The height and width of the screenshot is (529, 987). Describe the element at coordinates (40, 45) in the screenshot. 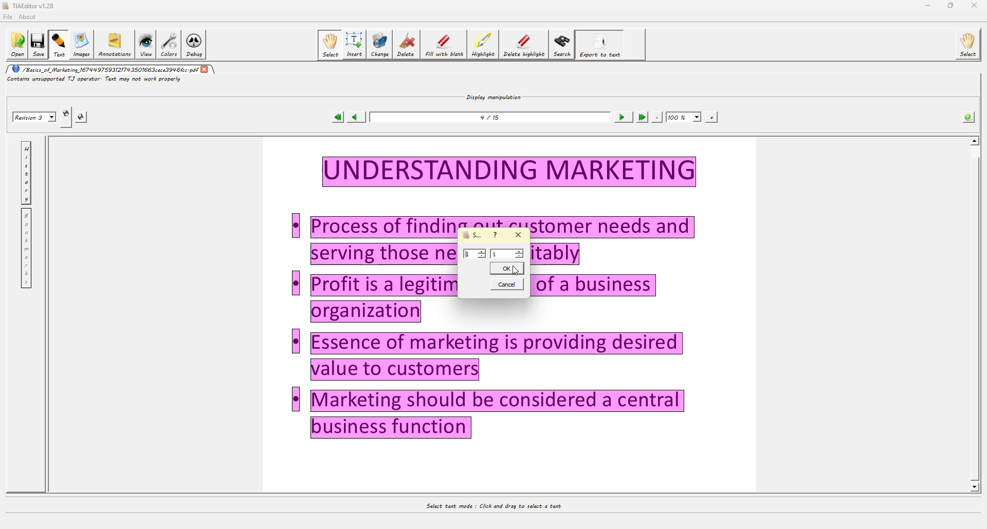

I see `save` at that location.